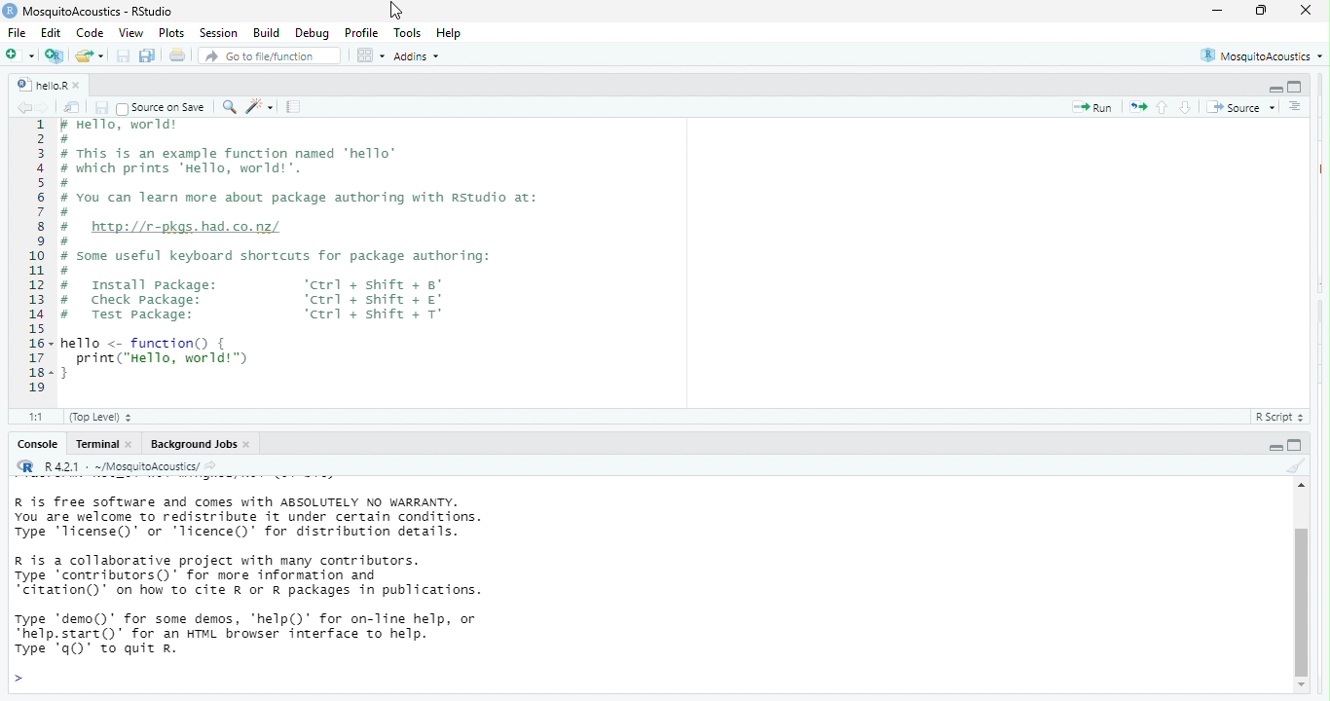  I want to click on create a project, so click(54, 54).